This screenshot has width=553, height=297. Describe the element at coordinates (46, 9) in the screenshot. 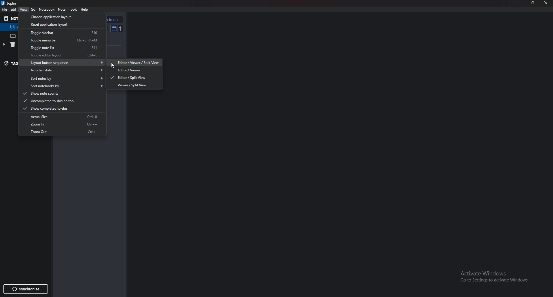

I see `Notebook` at that location.